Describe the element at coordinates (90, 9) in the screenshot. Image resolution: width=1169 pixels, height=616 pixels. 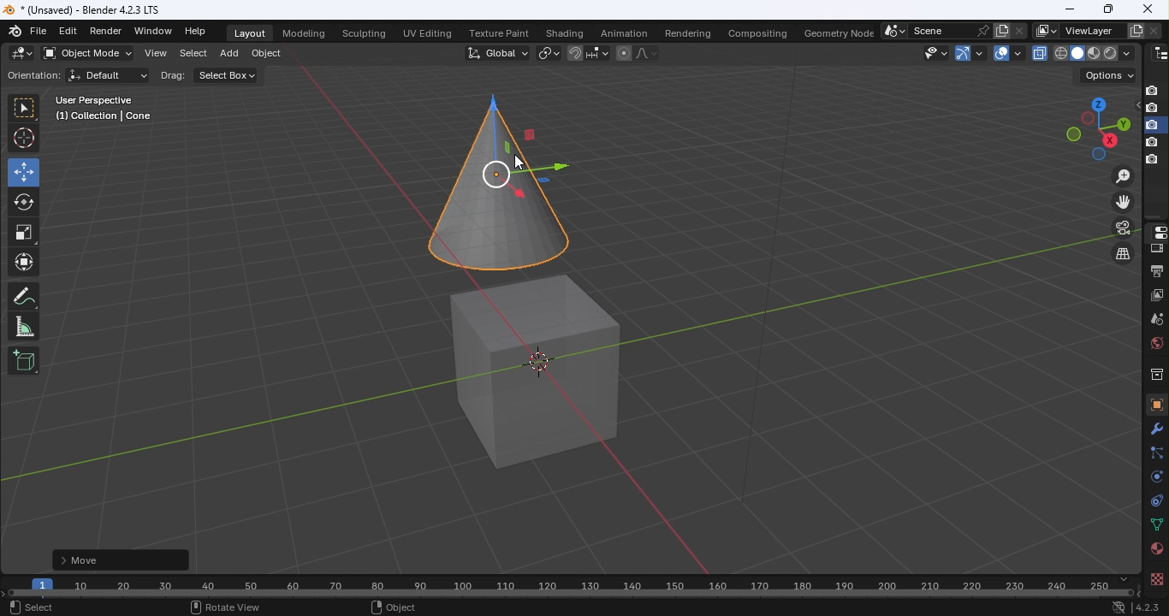
I see `Document name` at that location.